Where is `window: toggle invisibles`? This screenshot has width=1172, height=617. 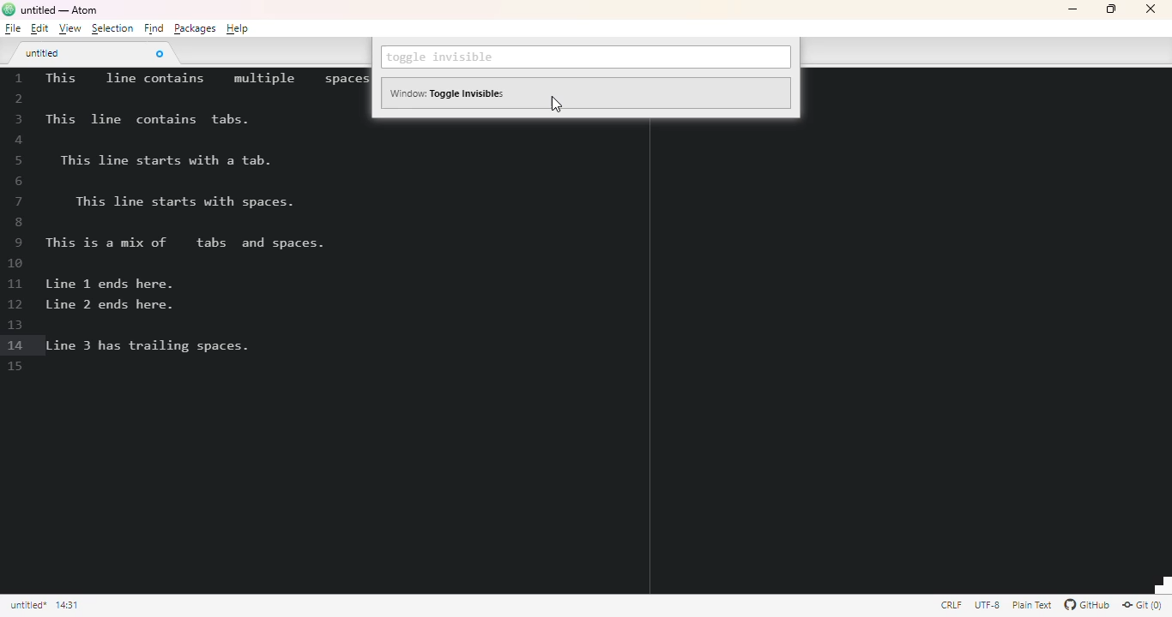
window: toggle invisibles is located at coordinates (450, 93).